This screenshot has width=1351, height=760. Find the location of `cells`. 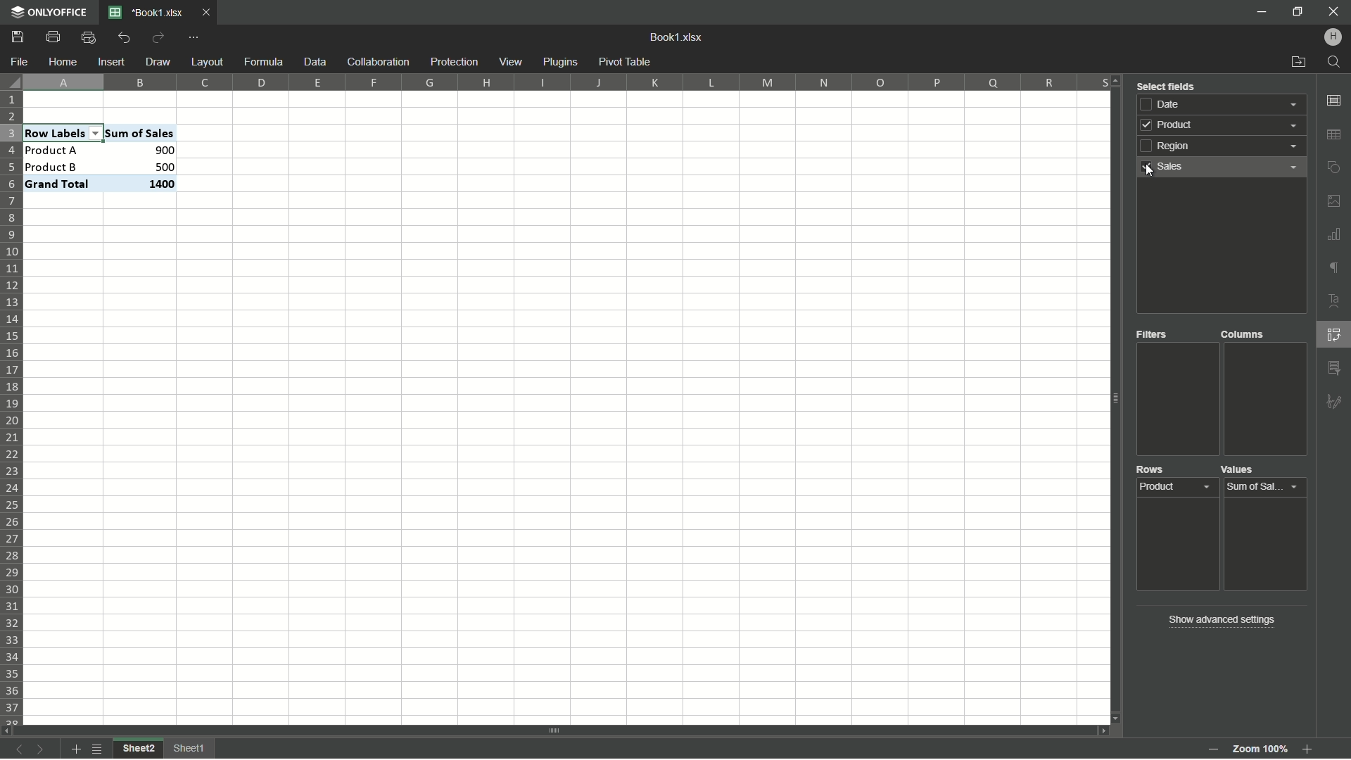

cells is located at coordinates (118, 459).